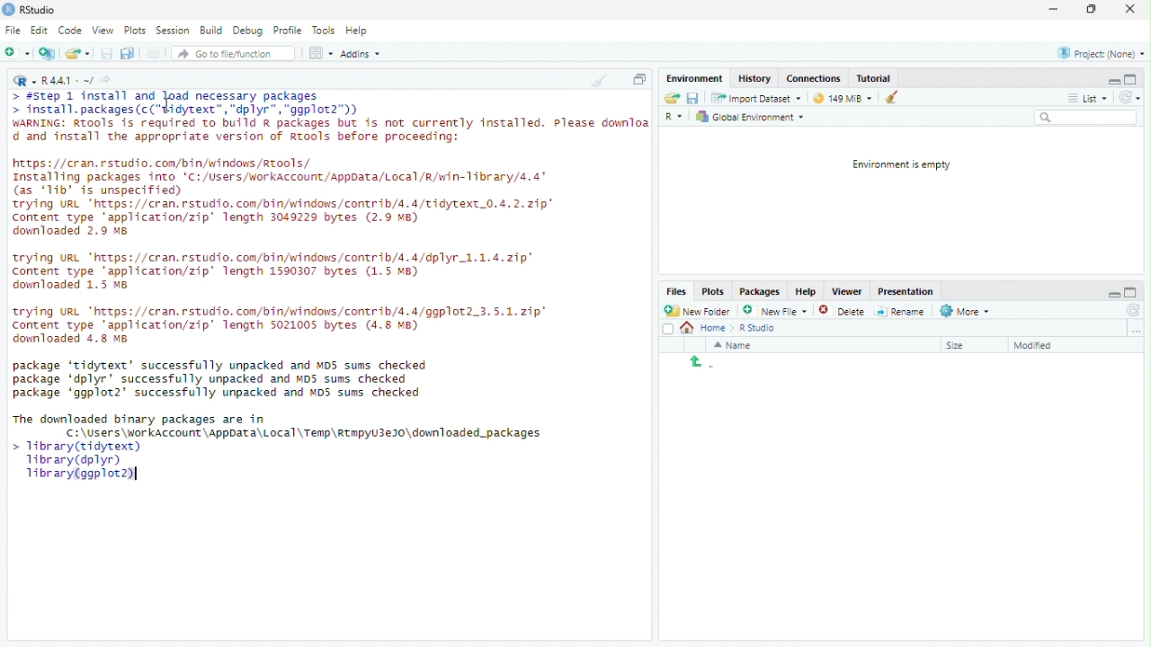  What do you see at coordinates (958, 346) in the screenshot?
I see `Size` at bounding box center [958, 346].